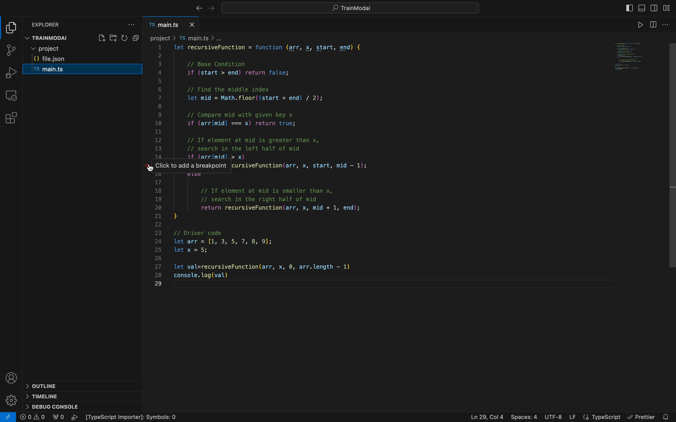  Describe the element at coordinates (101, 39) in the screenshot. I see `create file` at that location.